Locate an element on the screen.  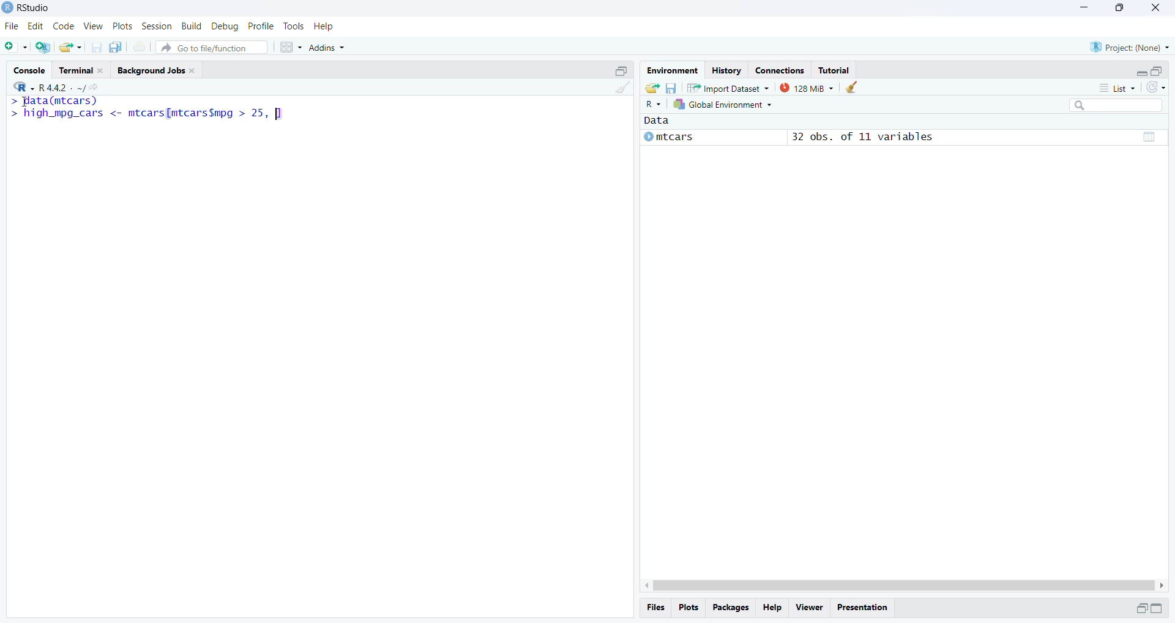
minimize is located at coordinates (1085, 7).